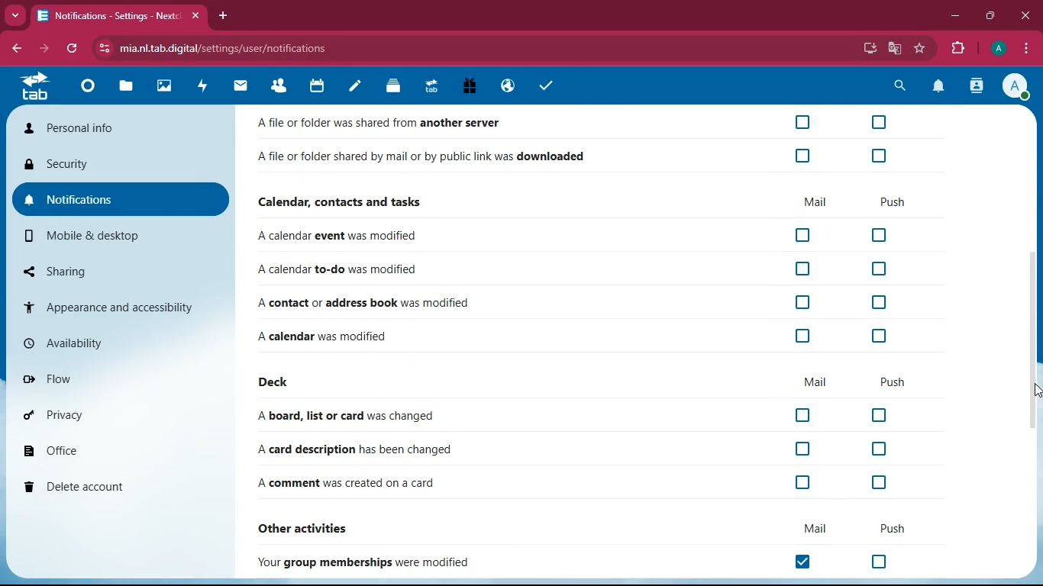  Describe the element at coordinates (470, 88) in the screenshot. I see `gift` at that location.